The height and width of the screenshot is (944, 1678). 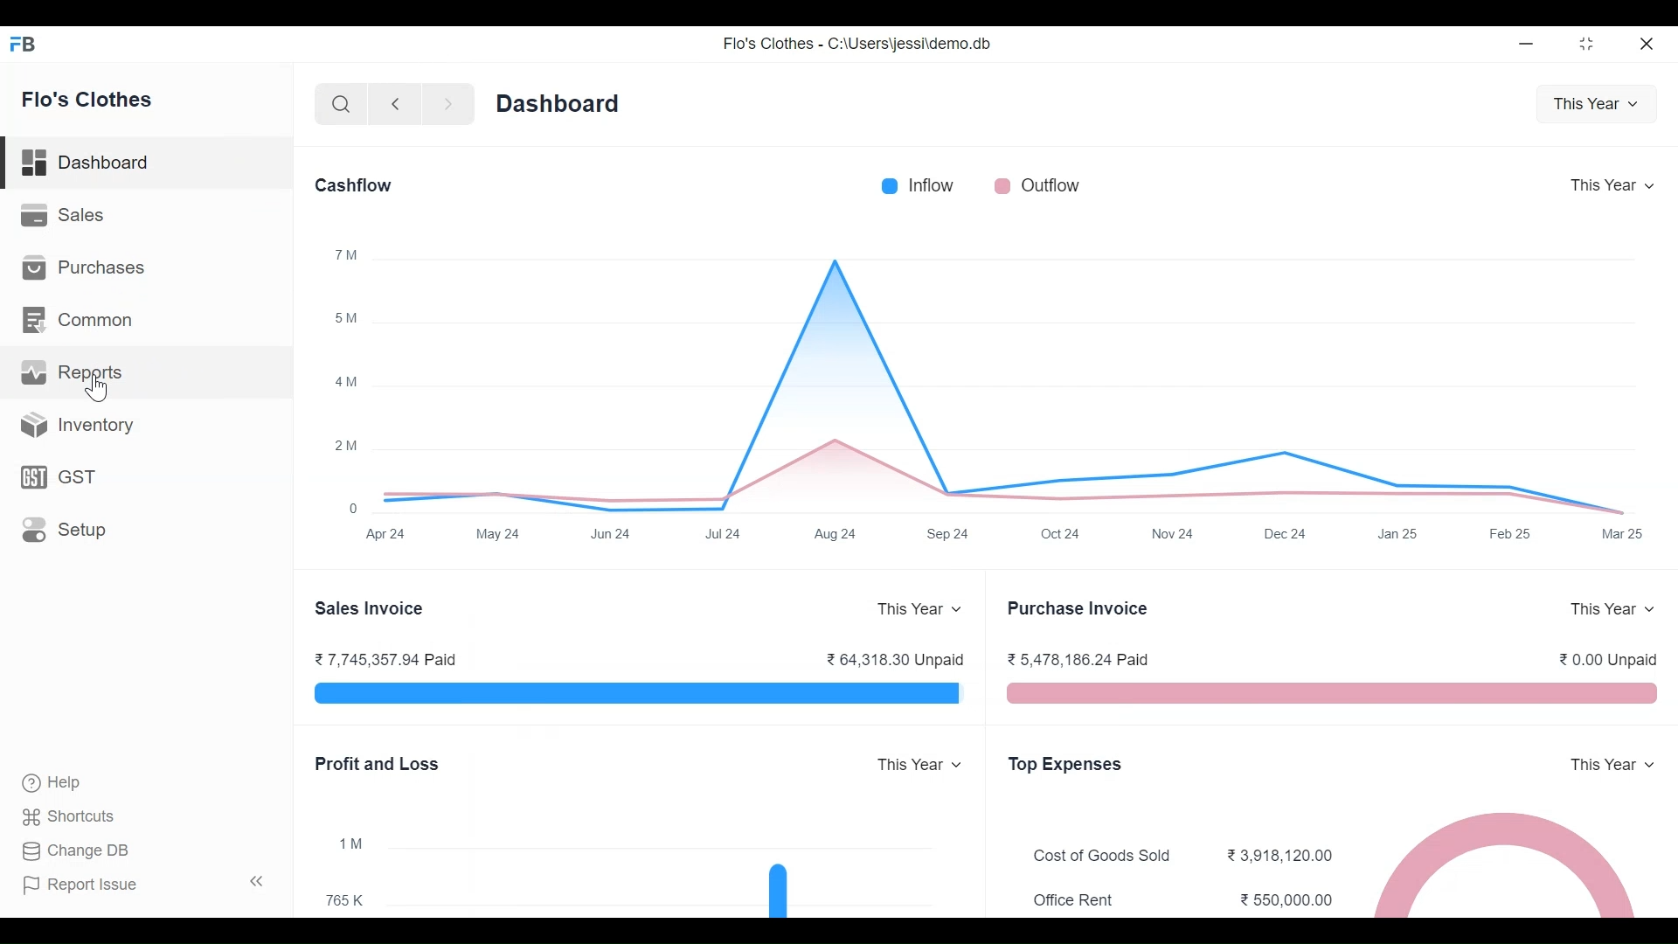 What do you see at coordinates (1016, 370) in the screenshot?
I see `graph` at bounding box center [1016, 370].